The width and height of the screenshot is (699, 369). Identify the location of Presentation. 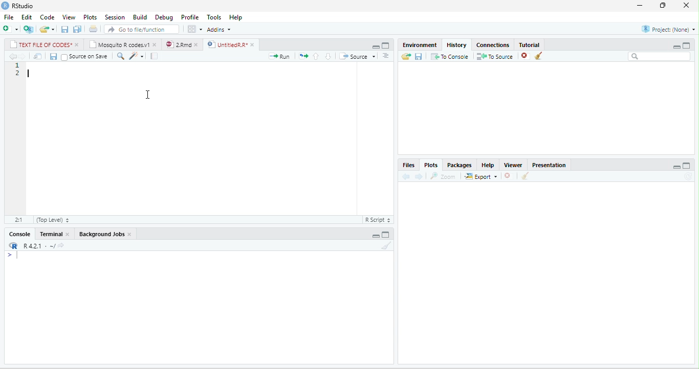
(549, 165).